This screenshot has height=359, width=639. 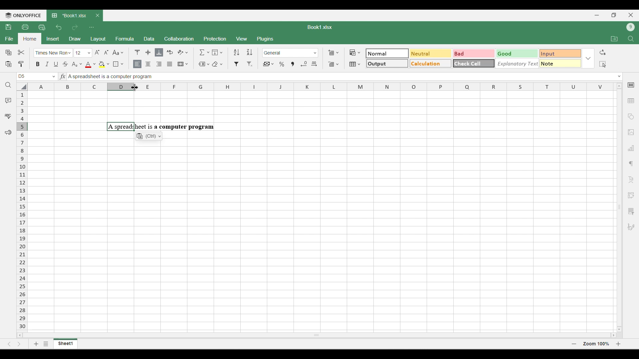 What do you see at coordinates (269, 64) in the screenshot?
I see `Accounting style` at bounding box center [269, 64].